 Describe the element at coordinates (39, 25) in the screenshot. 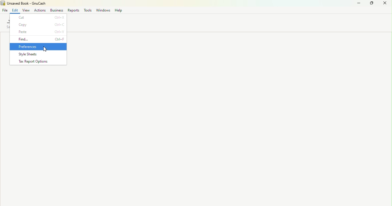

I see `Copy` at that location.